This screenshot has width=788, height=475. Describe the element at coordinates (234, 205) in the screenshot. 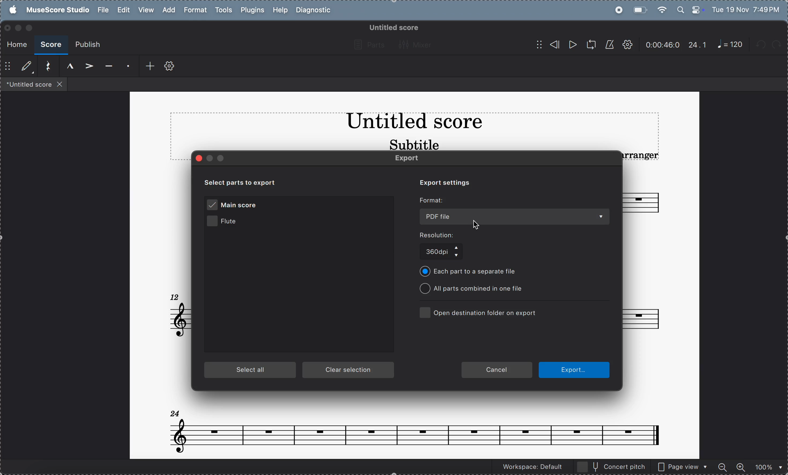

I see `main score` at that location.